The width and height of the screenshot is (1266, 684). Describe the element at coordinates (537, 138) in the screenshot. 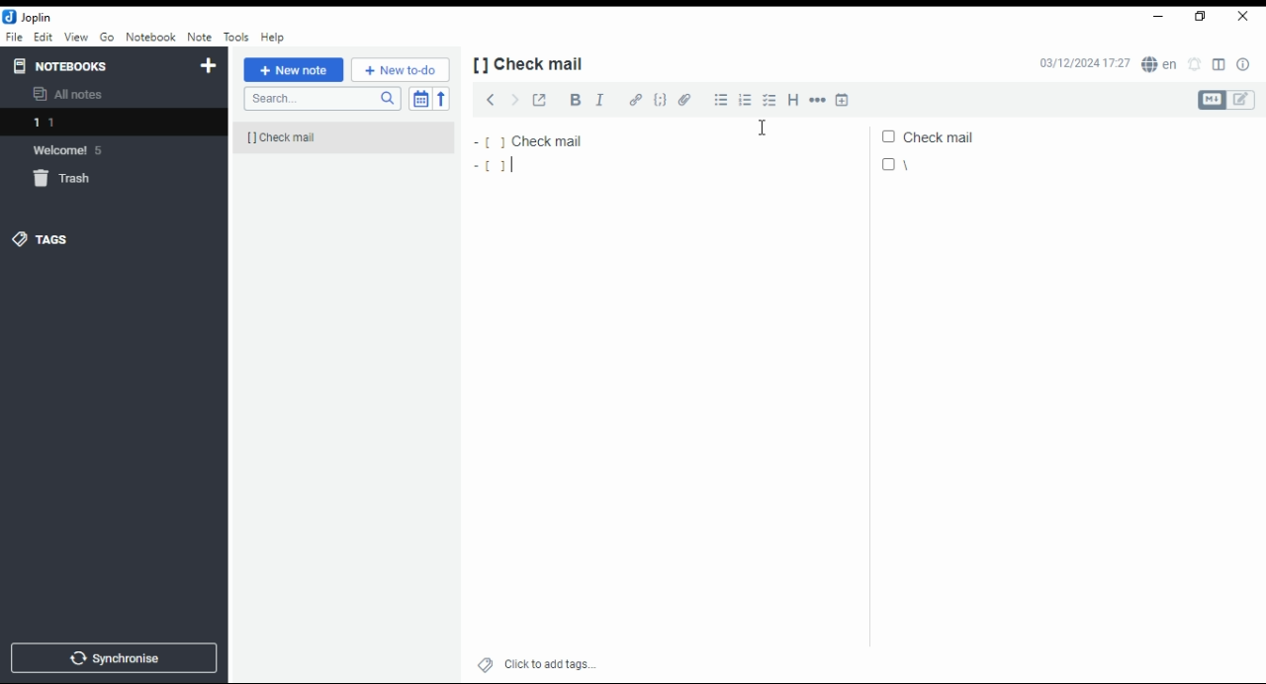

I see `check mail` at that location.